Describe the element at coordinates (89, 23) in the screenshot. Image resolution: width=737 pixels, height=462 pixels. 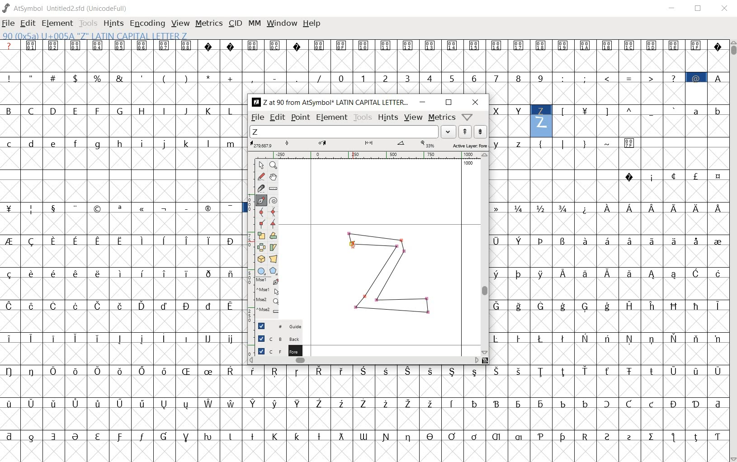
I see `tools` at that location.